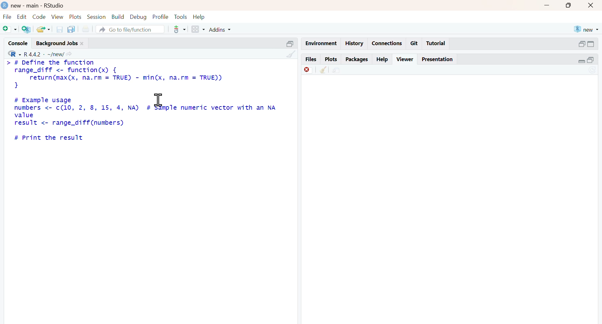 This screenshot has height=324, width=602. I want to click on copy, so click(71, 29).